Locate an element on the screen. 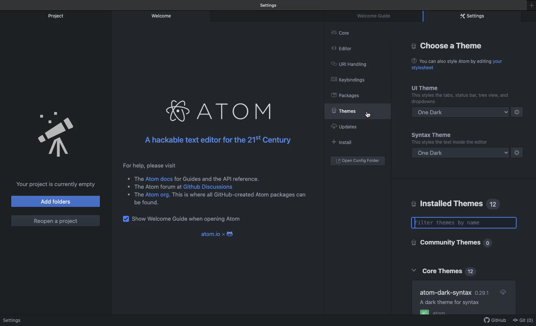  (5 Packages This styles the tabs, status bar, tree view,
dropdowns is located at coordinates (465, 98).